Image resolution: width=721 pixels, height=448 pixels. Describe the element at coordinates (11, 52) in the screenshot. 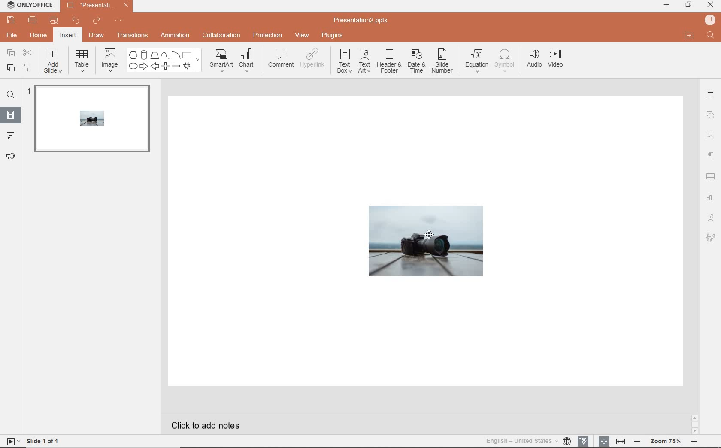

I see `copy` at that location.